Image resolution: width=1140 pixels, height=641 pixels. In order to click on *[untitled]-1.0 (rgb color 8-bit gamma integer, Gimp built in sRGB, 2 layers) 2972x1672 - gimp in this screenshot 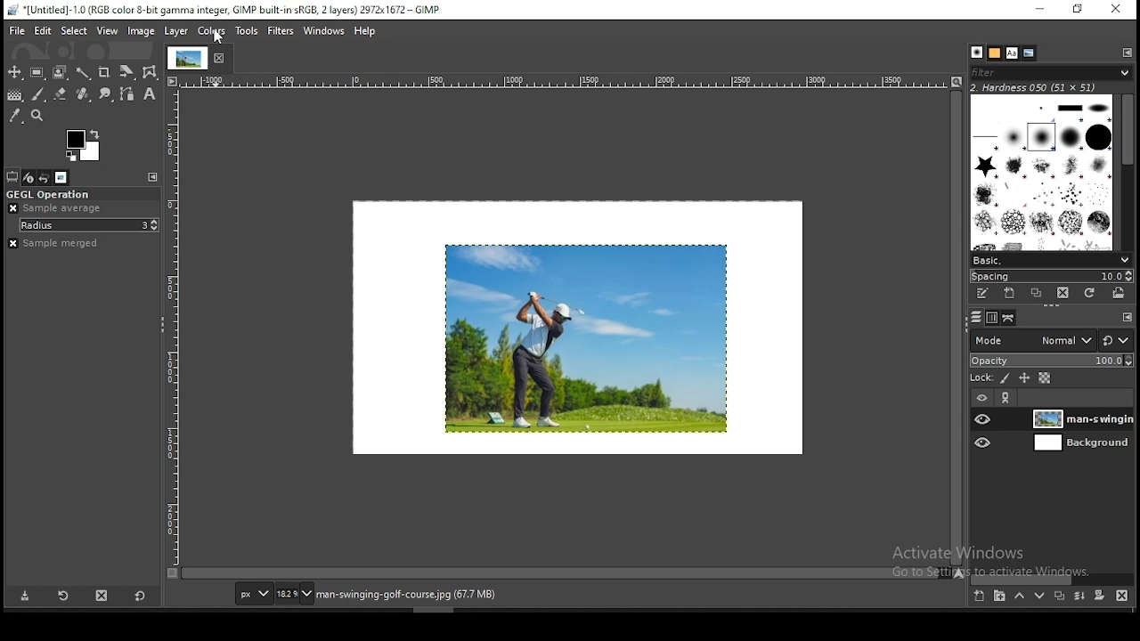, I will do `click(229, 11)`.